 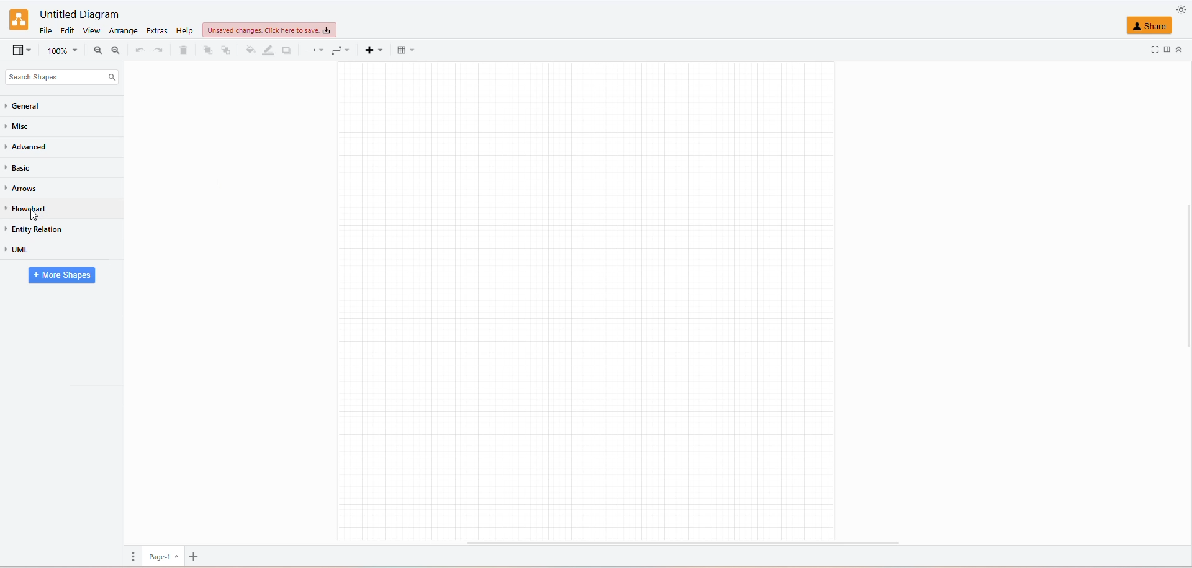 What do you see at coordinates (29, 210) in the screenshot?
I see `FLOWCHART` at bounding box center [29, 210].